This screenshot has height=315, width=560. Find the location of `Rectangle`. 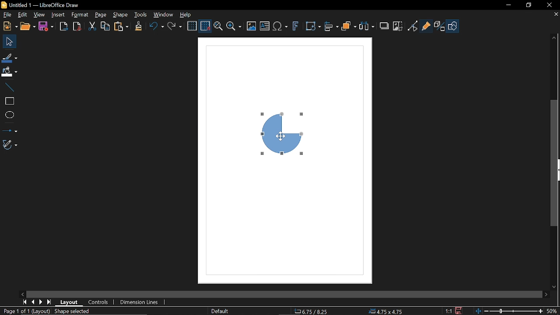

Rectangle is located at coordinates (8, 100).